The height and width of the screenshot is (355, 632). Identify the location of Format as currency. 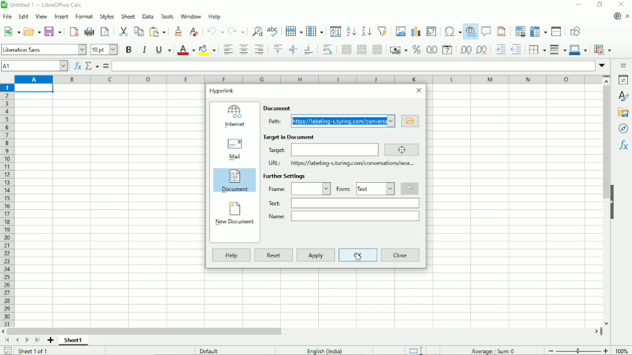
(398, 50).